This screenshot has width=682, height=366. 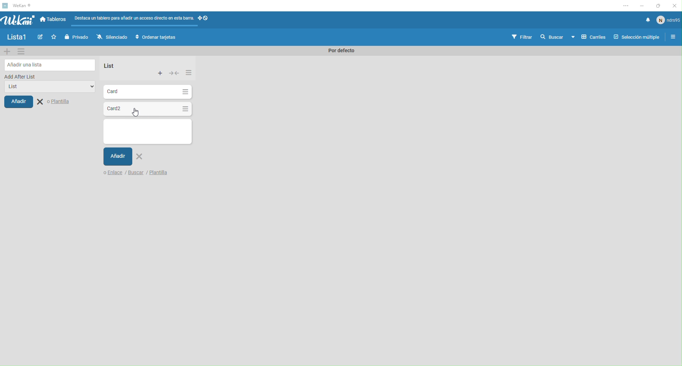 I want to click on Plantilla, so click(x=59, y=102).